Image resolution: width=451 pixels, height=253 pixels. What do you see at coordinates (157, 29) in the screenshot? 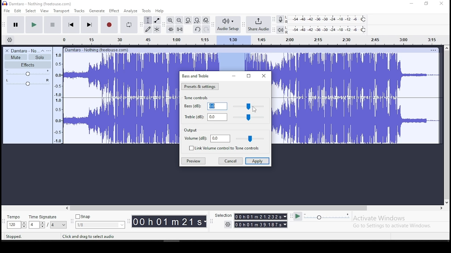
I see `multi tool` at bounding box center [157, 29].